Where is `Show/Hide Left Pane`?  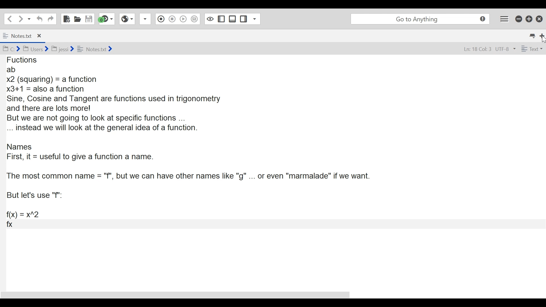
Show/Hide Left Pane is located at coordinates (221, 19).